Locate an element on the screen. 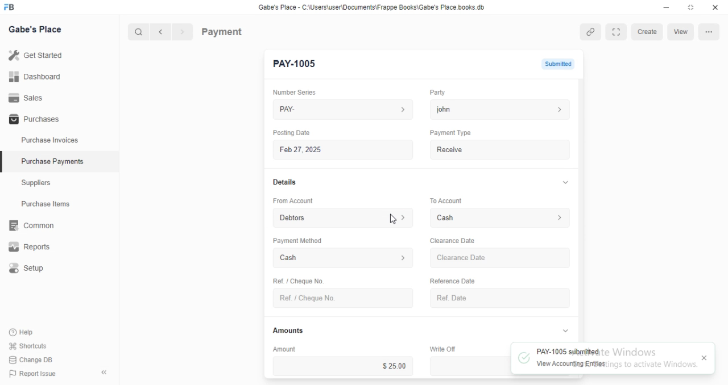 Image resolution: width=728 pixels, height=385 pixels. Help is located at coordinates (23, 333).